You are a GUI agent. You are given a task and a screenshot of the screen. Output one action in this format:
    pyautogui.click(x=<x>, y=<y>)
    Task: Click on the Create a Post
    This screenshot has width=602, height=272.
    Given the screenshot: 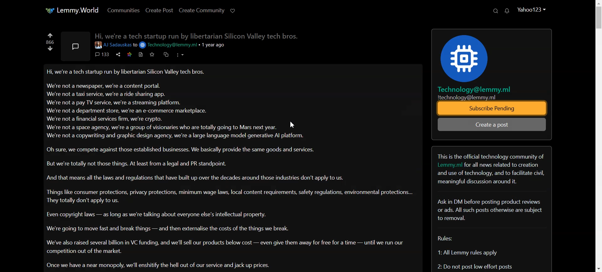 What is the action you would take?
    pyautogui.click(x=491, y=125)
    